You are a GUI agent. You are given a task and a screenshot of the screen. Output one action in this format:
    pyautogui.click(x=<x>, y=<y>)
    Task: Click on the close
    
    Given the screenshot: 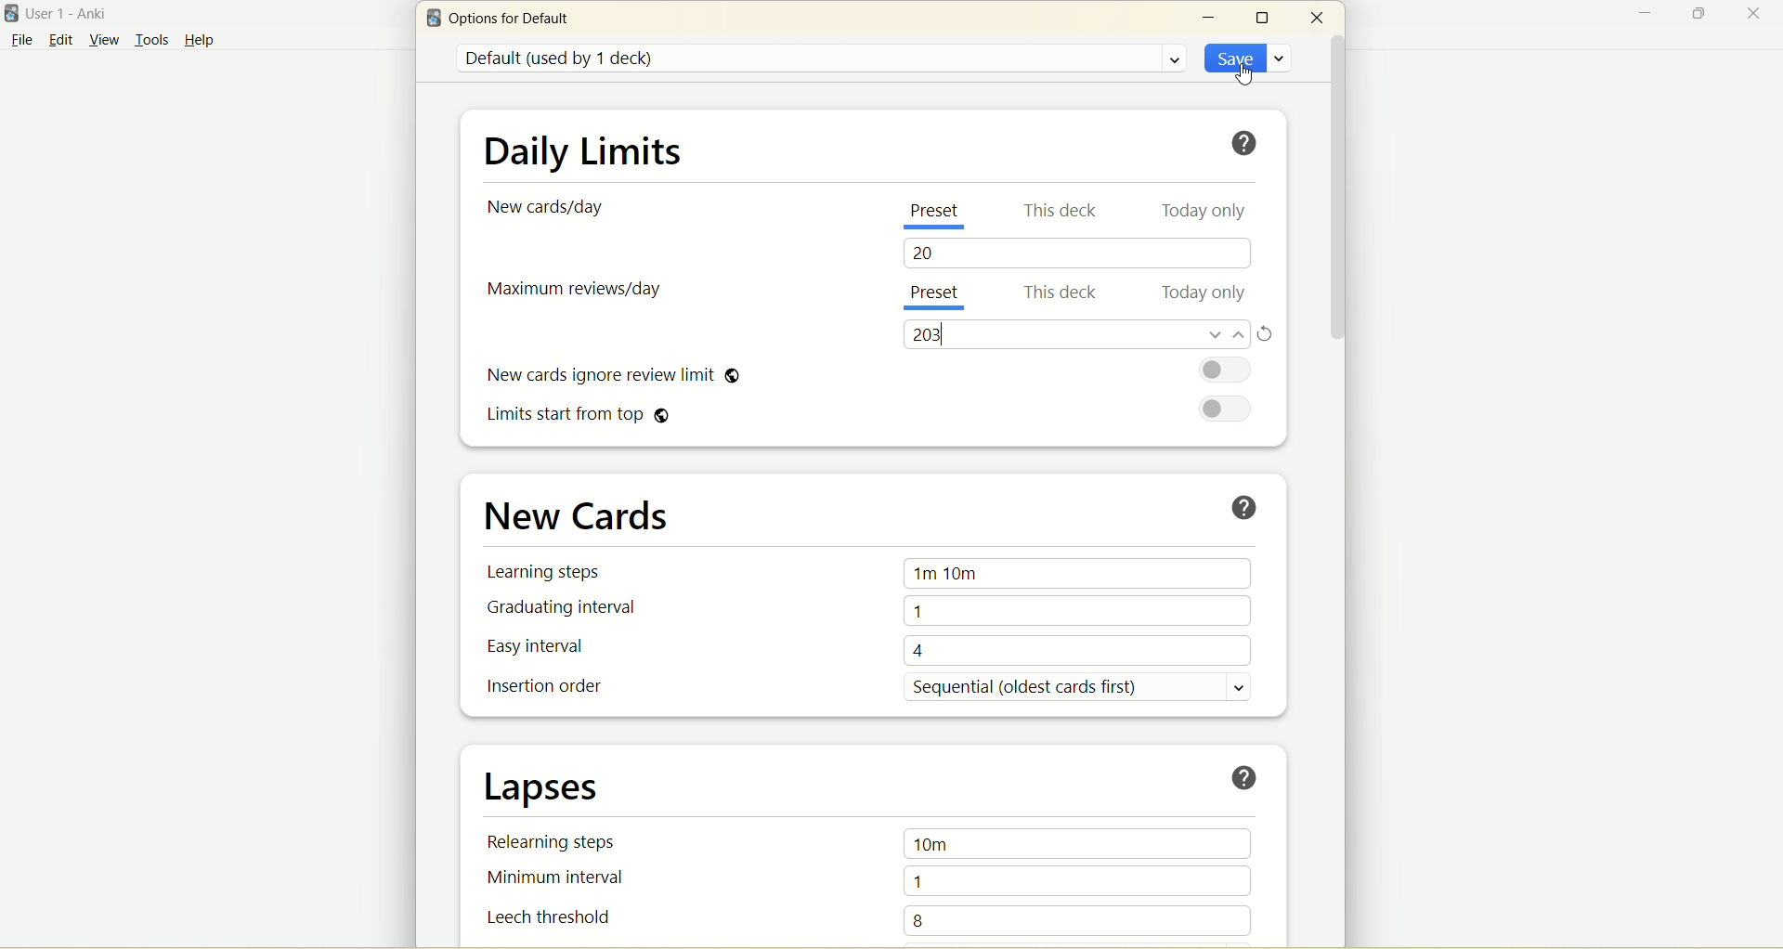 What is the action you would take?
    pyautogui.click(x=1320, y=17)
    